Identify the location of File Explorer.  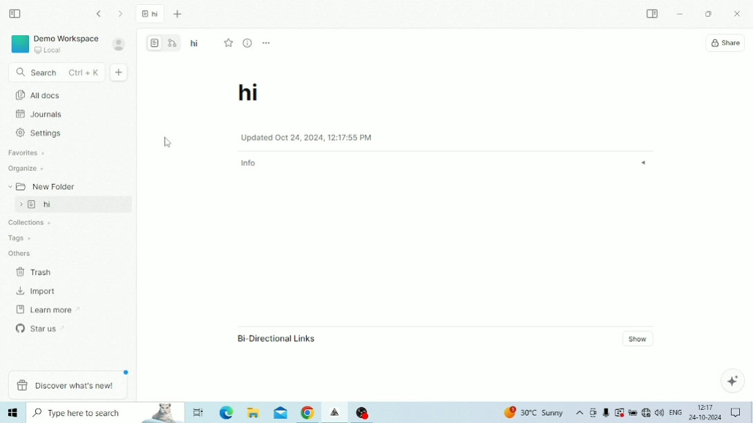
(254, 413).